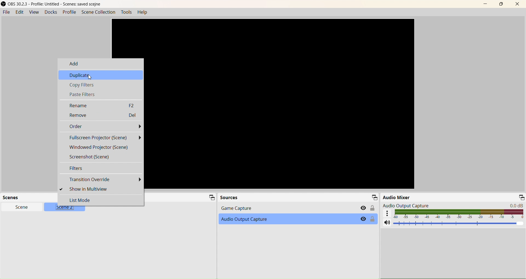 The image size is (526, 279). Describe the element at coordinates (100, 179) in the screenshot. I see `Transition Override ` at that location.